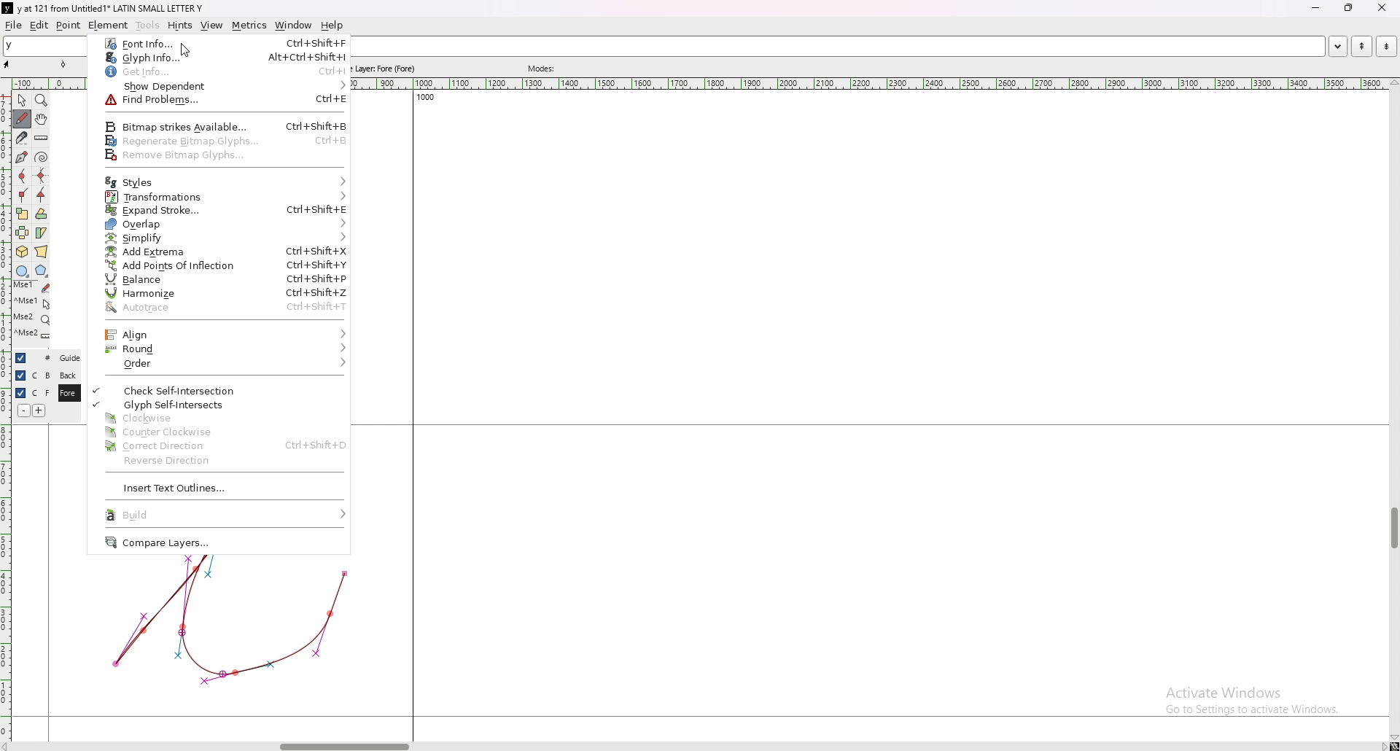 This screenshot has height=751, width=1400. What do you see at coordinates (218, 462) in the screenshot?
I see `reverse direction` at bounding box center [218, 462].